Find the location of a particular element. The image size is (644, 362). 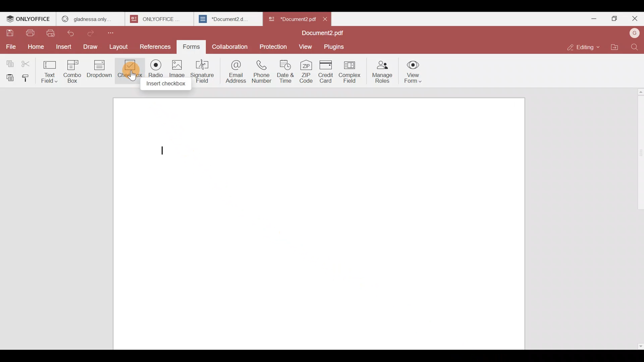

Text field is located at coordinates (51, 70).